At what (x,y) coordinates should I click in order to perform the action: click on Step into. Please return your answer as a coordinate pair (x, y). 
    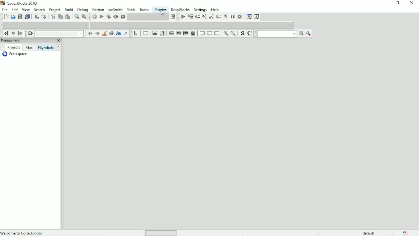
    Looking at the image, I should click on (204, 17).